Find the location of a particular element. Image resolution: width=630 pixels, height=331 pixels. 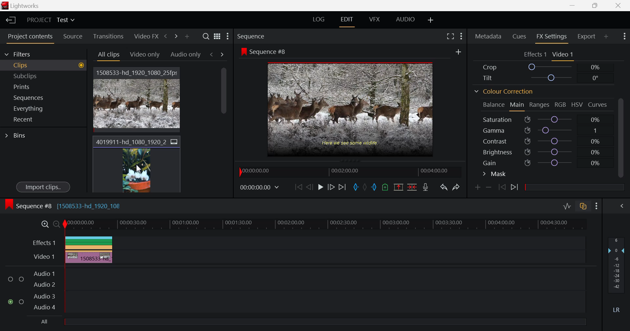

Add keyframe is located at coordinates (478, 188).